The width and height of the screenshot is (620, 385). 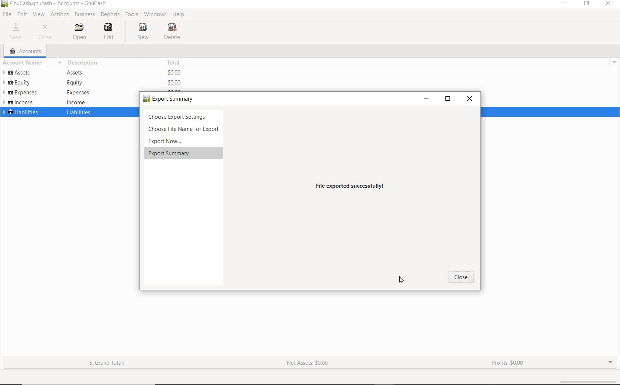 I want to click on EDIT, so click(x=23, y=15).